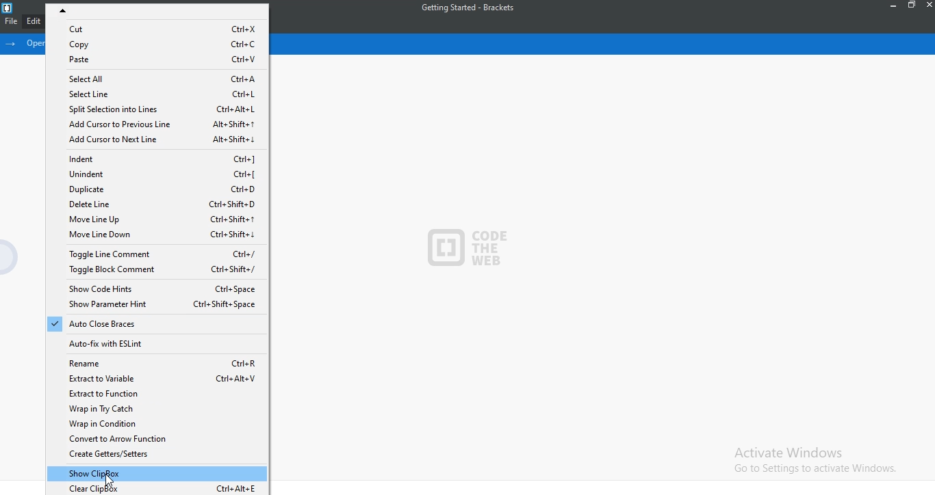 Image resolution: width=935 pixels, height=495 pixels. Describe the element at coordinates (159, 378) in the screenshot. I see `Extract to Variable` at that location.